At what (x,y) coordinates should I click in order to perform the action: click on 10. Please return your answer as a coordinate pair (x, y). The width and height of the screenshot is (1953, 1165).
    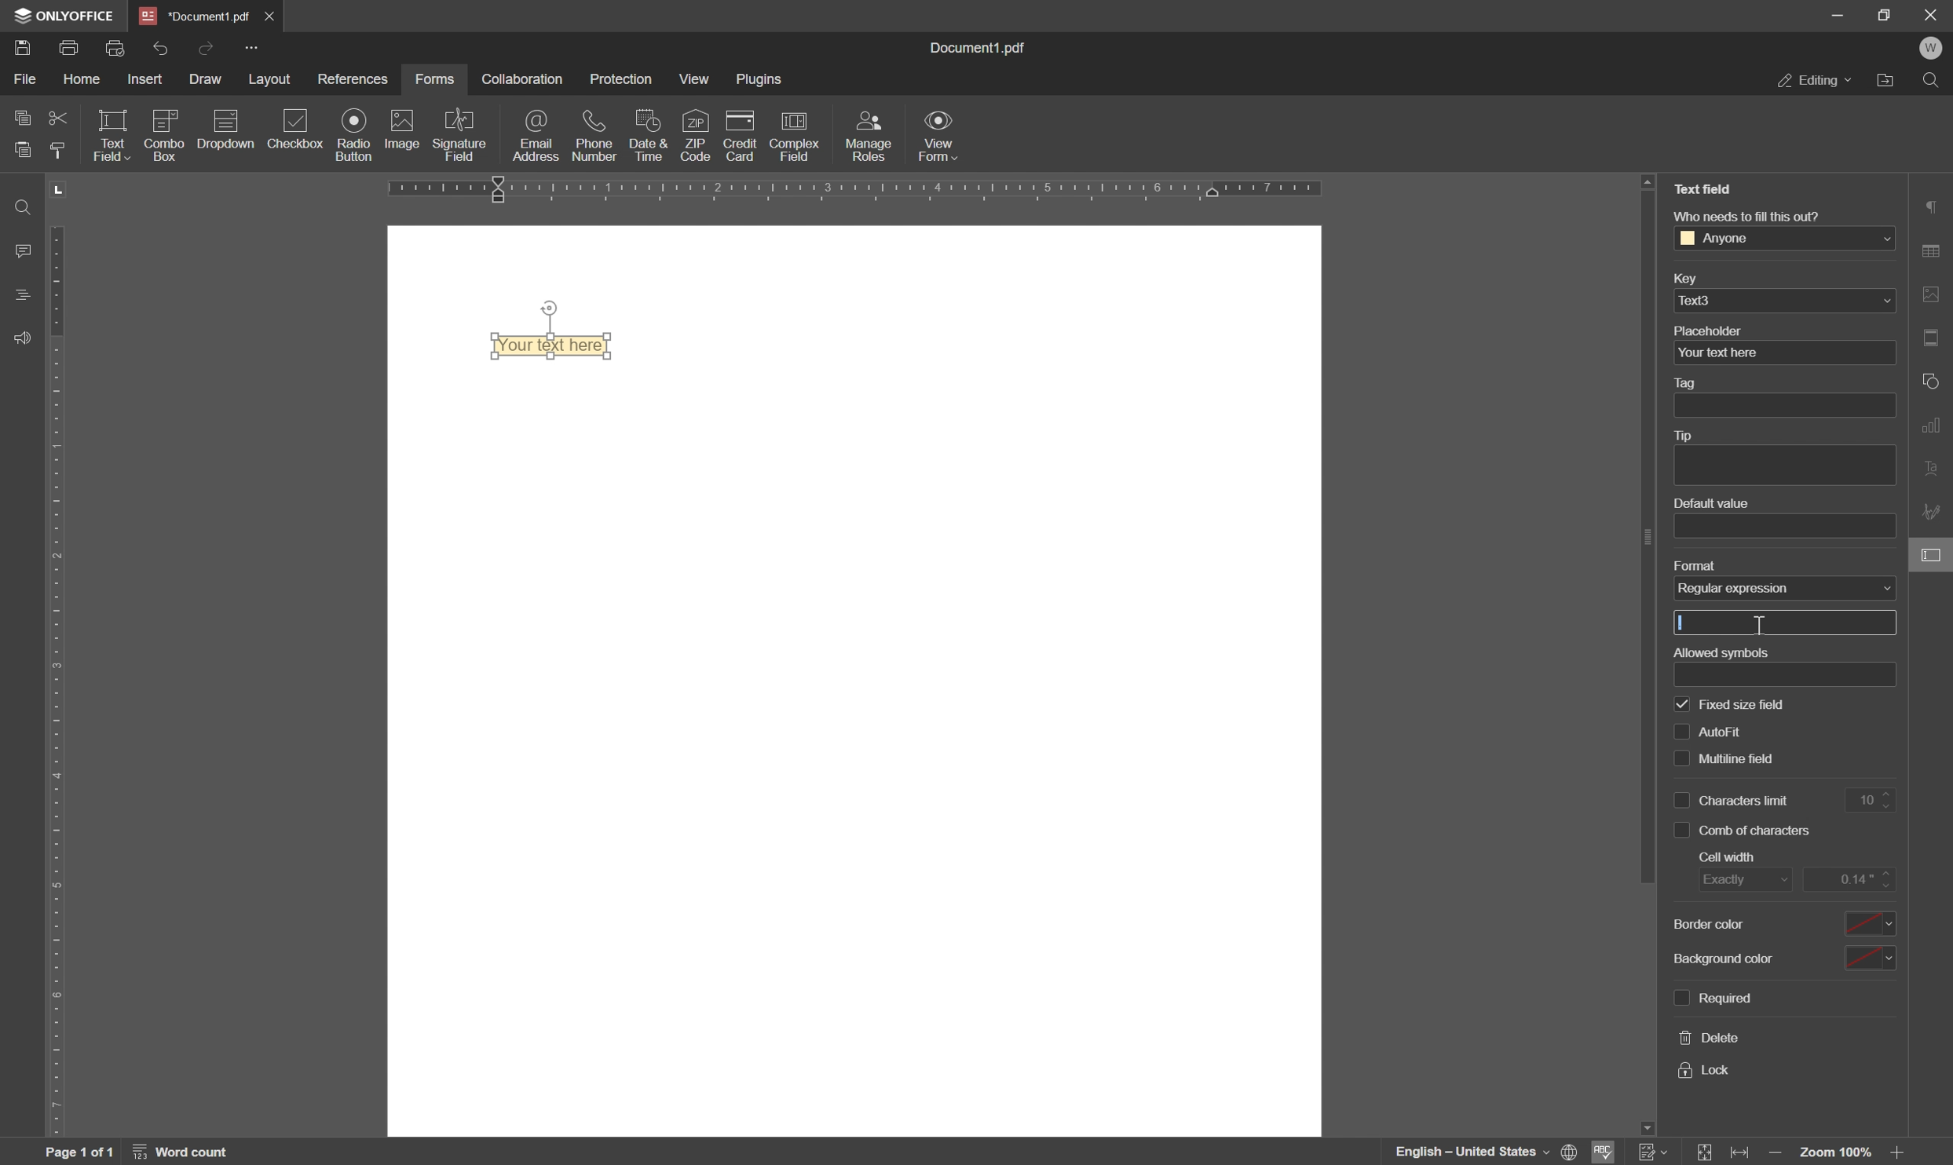
    Looking at the image, I should click on (1875, 800).